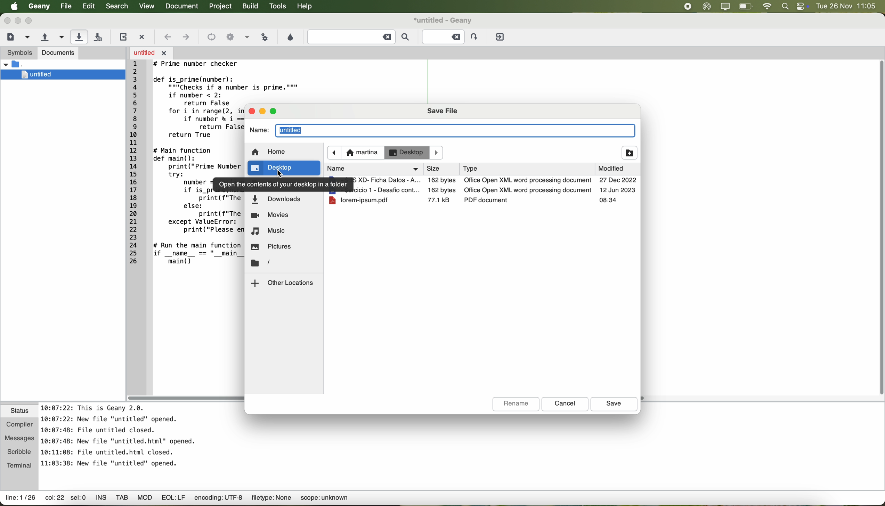 This screenshot has height=506, width=885. What do you see at coordinates (279, 88) in the screenshot?
I see `code` at bounding box center [279, 88].